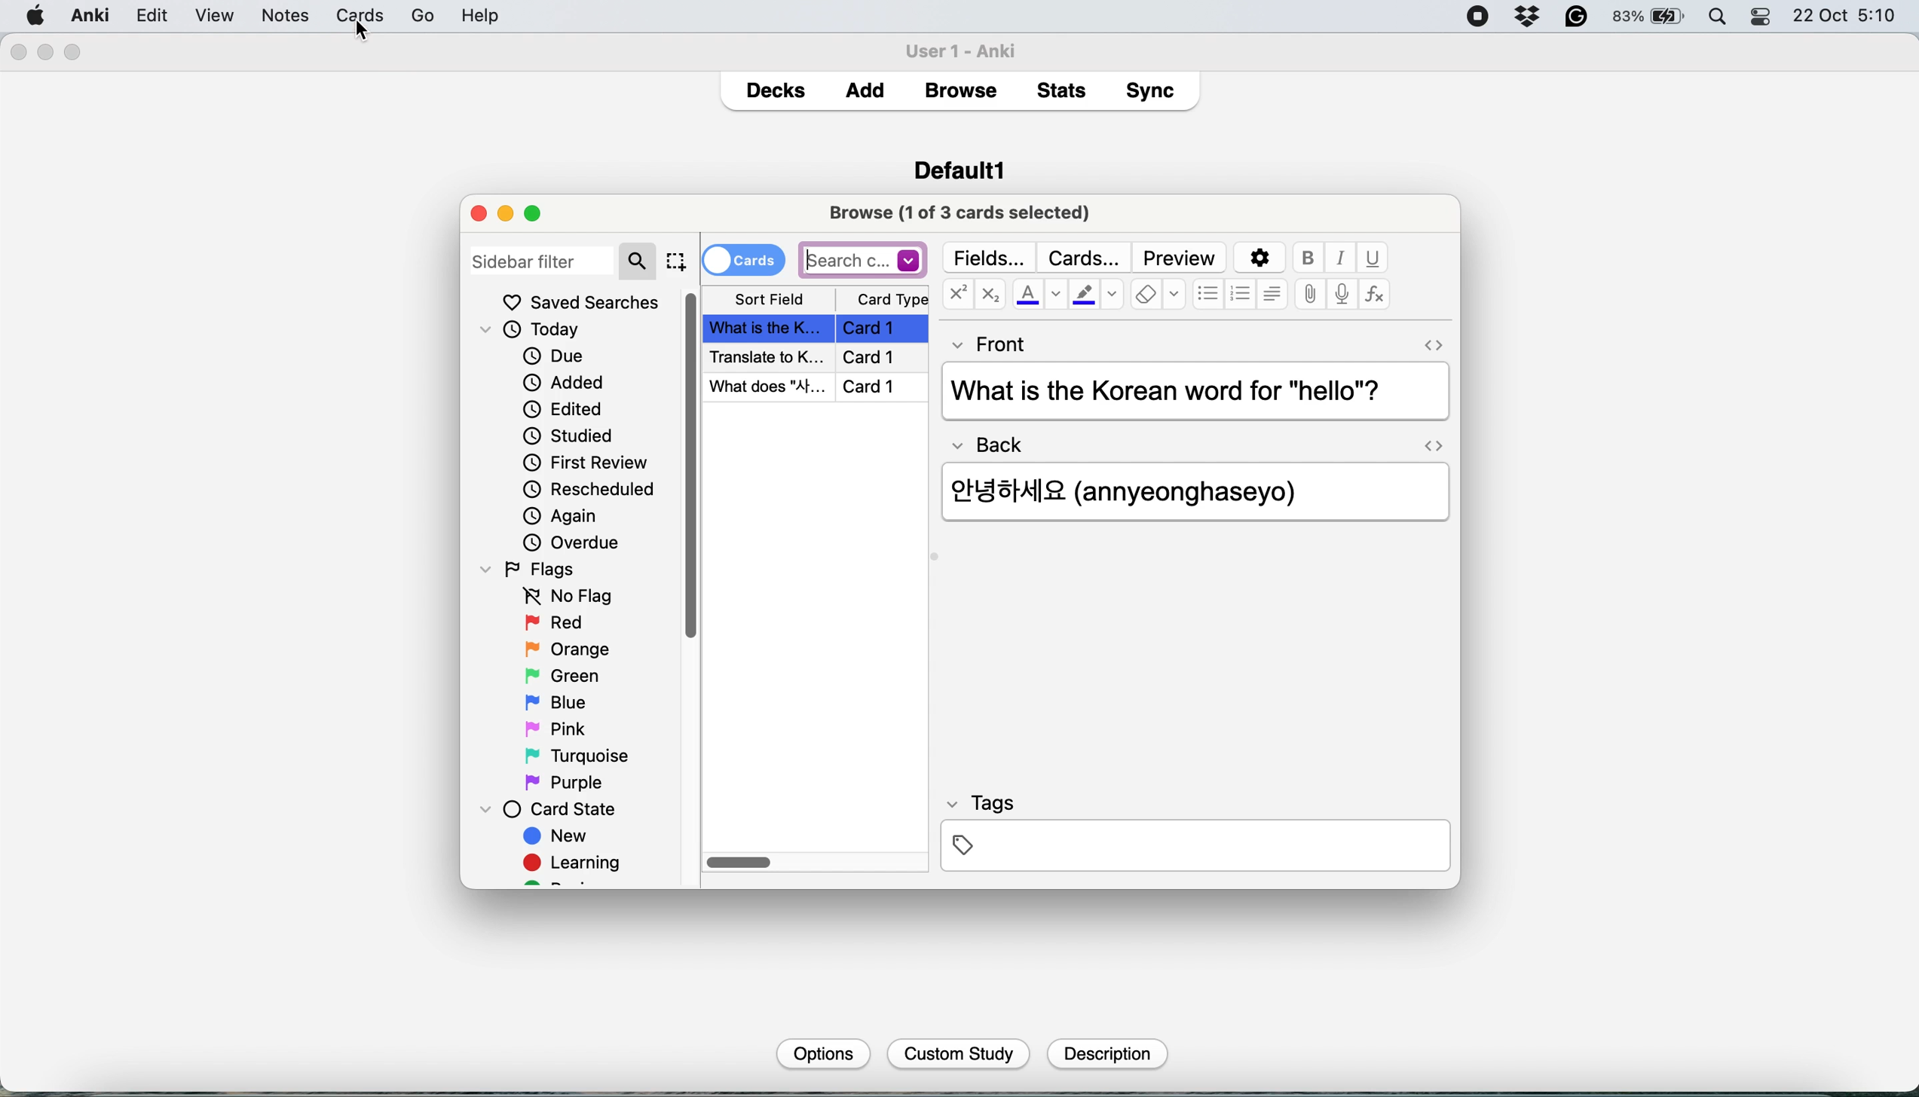 This screenshot has width=1919, height=1097. I want to click on selection tool, so click(675, 261).